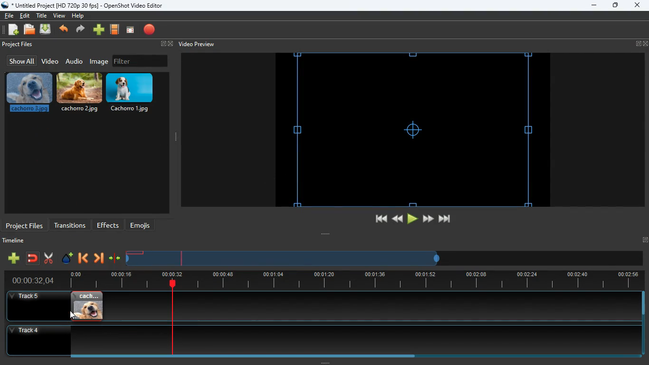 This screenshot has width=649, height=365. What do you see at coordinates (47, 30) in the screenshot?
I see `upload` at bounding box center [47, 30].